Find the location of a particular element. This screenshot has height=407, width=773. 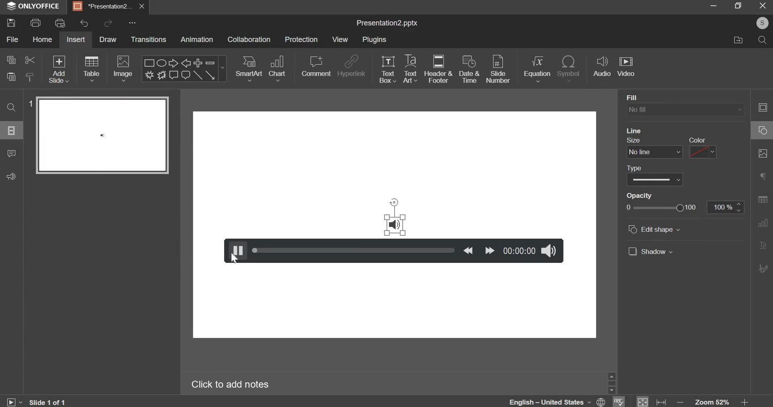

fit to width is located at coordinates (660, 401).